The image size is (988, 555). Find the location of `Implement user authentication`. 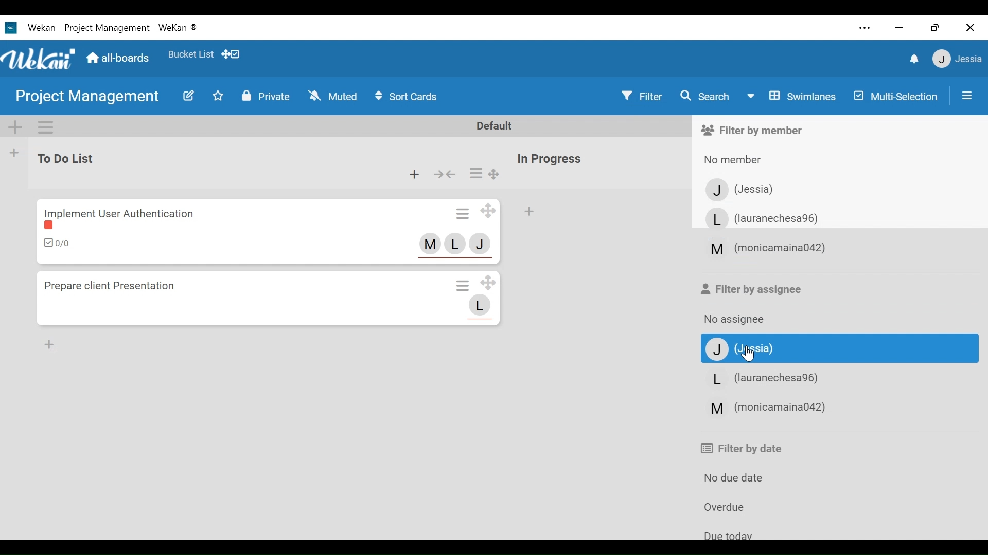

Implement user authentication is located at coordinates (119, 210).